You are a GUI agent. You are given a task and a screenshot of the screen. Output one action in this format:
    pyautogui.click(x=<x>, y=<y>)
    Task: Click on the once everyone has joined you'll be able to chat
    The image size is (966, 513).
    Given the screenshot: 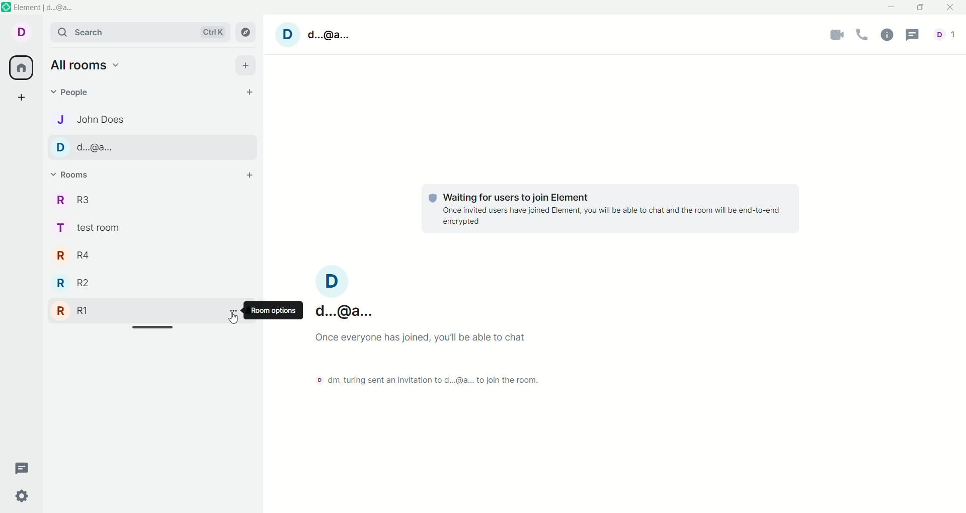 What is the action you would take?
    pyautogui.click(x=427, y=340)
    